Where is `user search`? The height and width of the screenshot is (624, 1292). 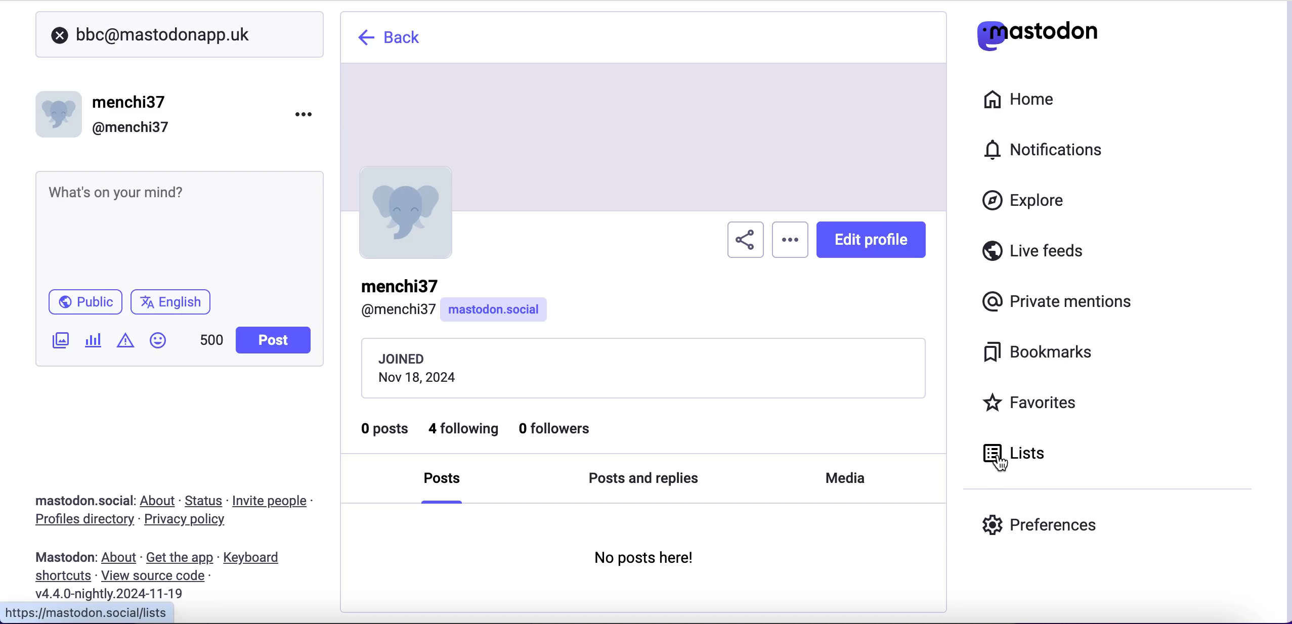
user search is located at coordinates (179, 34).